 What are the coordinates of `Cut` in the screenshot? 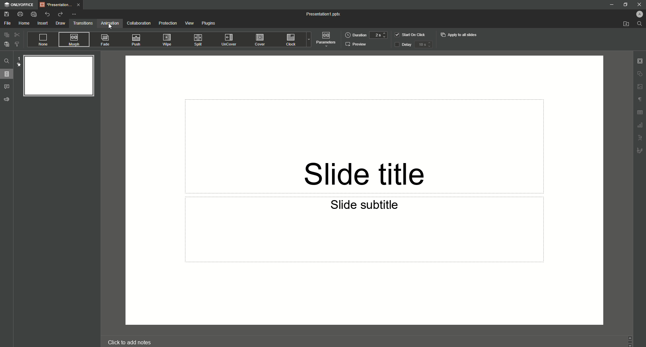 It's located at (17, 35).